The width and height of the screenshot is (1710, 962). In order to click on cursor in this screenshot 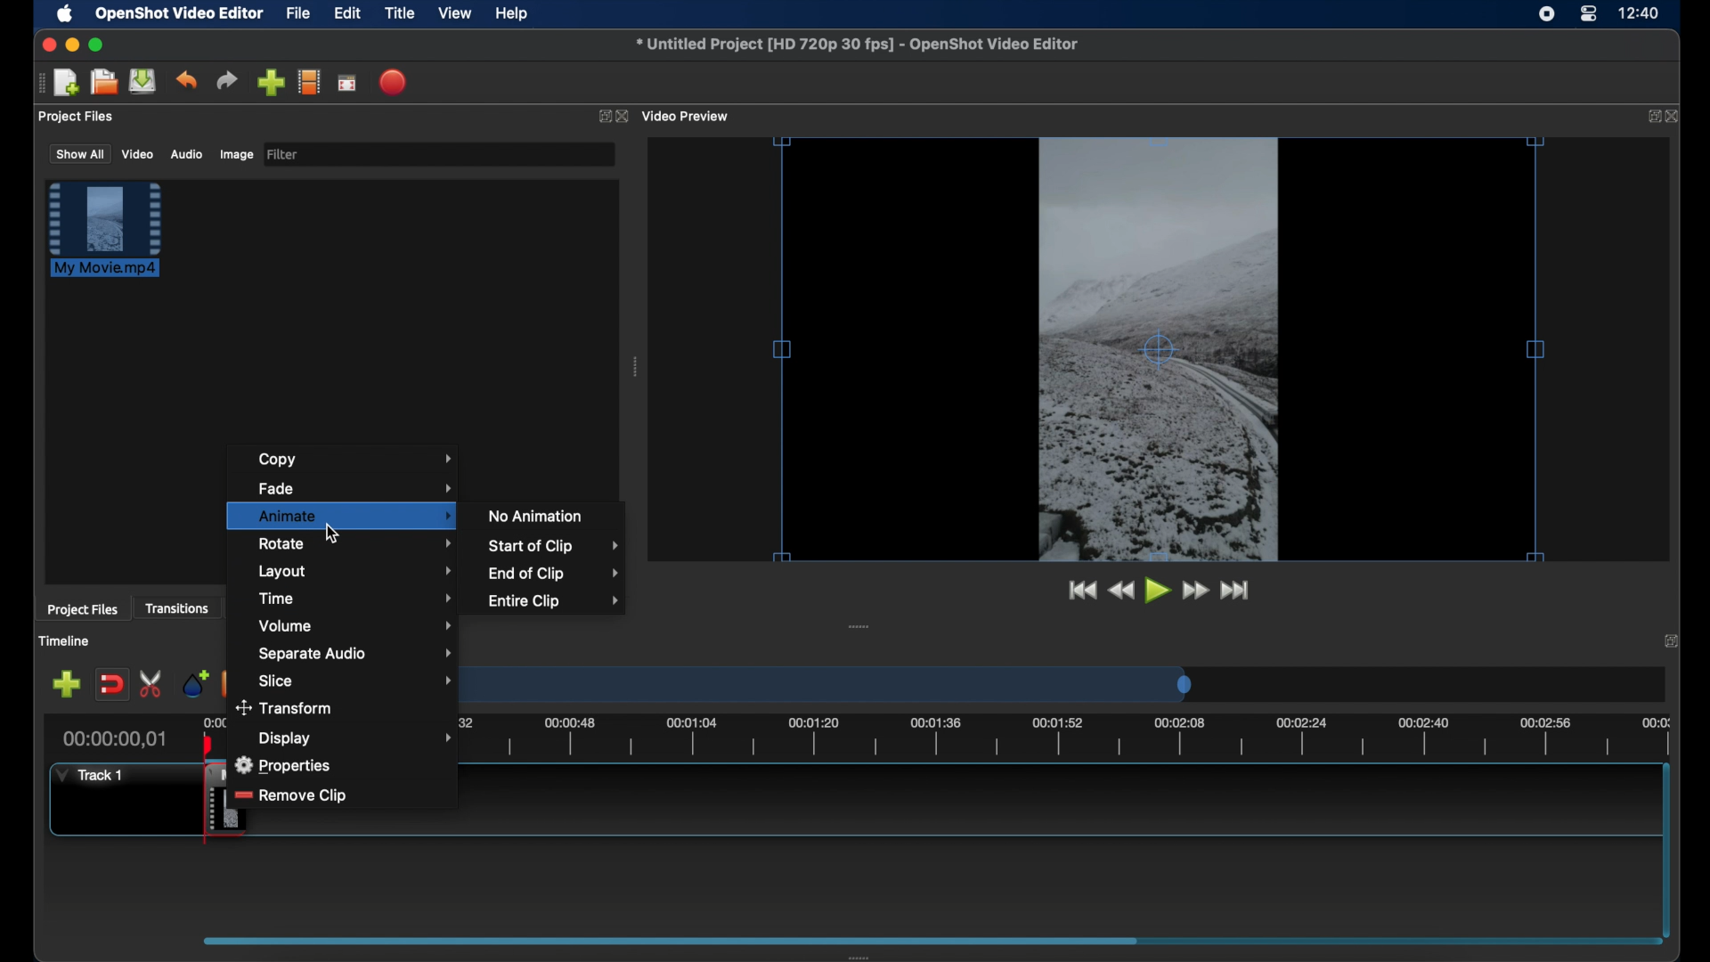, I will do `click(330, 532)`.